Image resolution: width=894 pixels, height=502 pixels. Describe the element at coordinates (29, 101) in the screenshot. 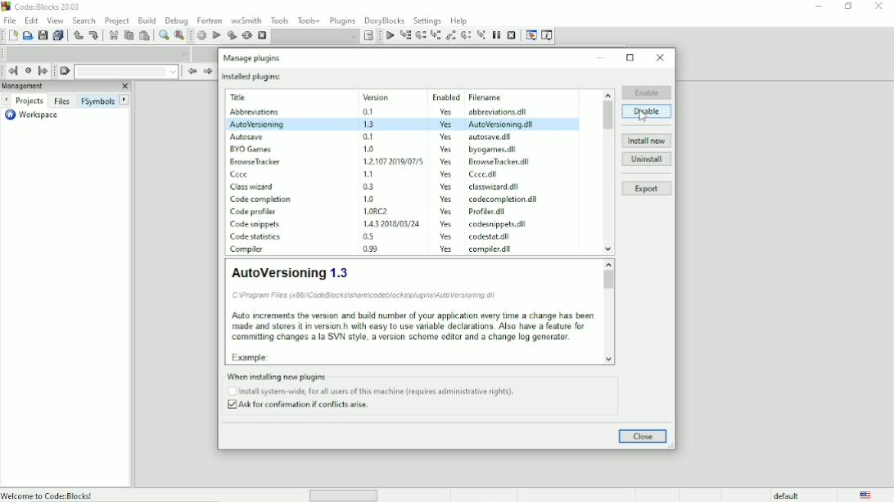

I see `Projects` at that location.